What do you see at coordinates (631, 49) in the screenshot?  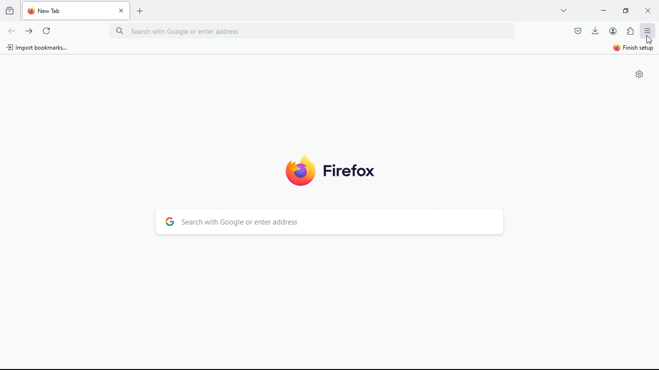 I see `finish setup` at bounding box center [631, 49].